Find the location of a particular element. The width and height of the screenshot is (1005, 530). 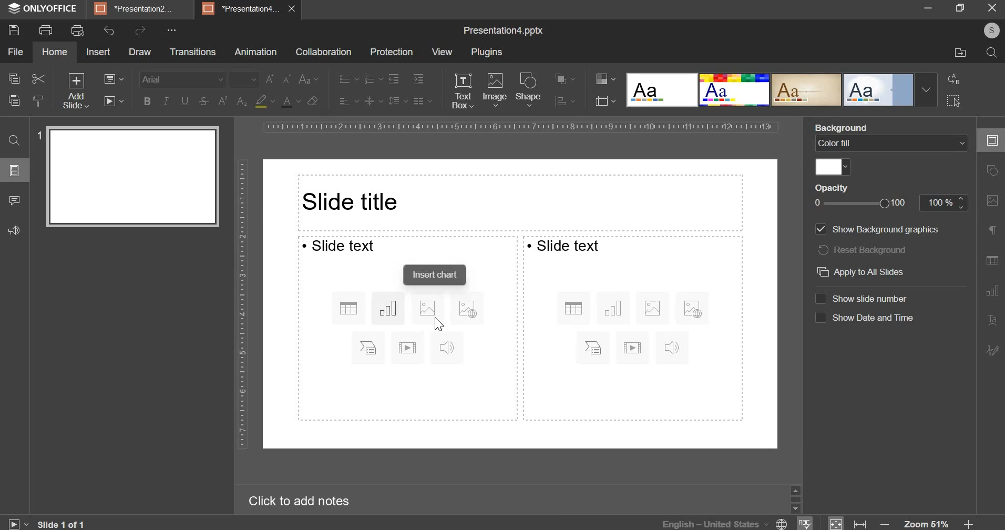

add slide is located at coordinates (76, 91).